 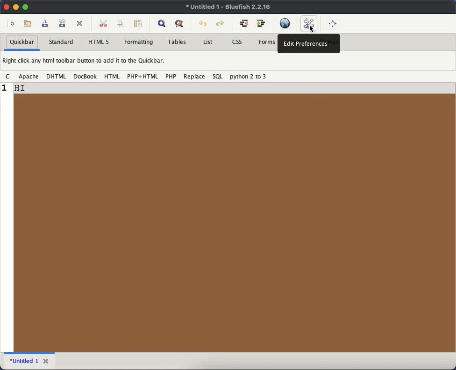 I want to click on python 2 to 3, so click(x=248, y=77).